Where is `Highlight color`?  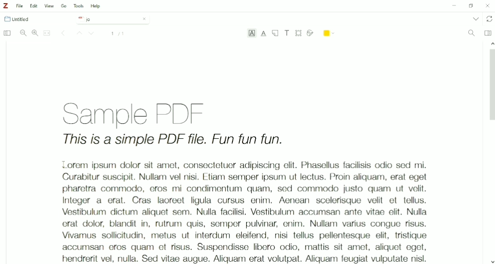 Highlight color is located at coordinates (330, 32).